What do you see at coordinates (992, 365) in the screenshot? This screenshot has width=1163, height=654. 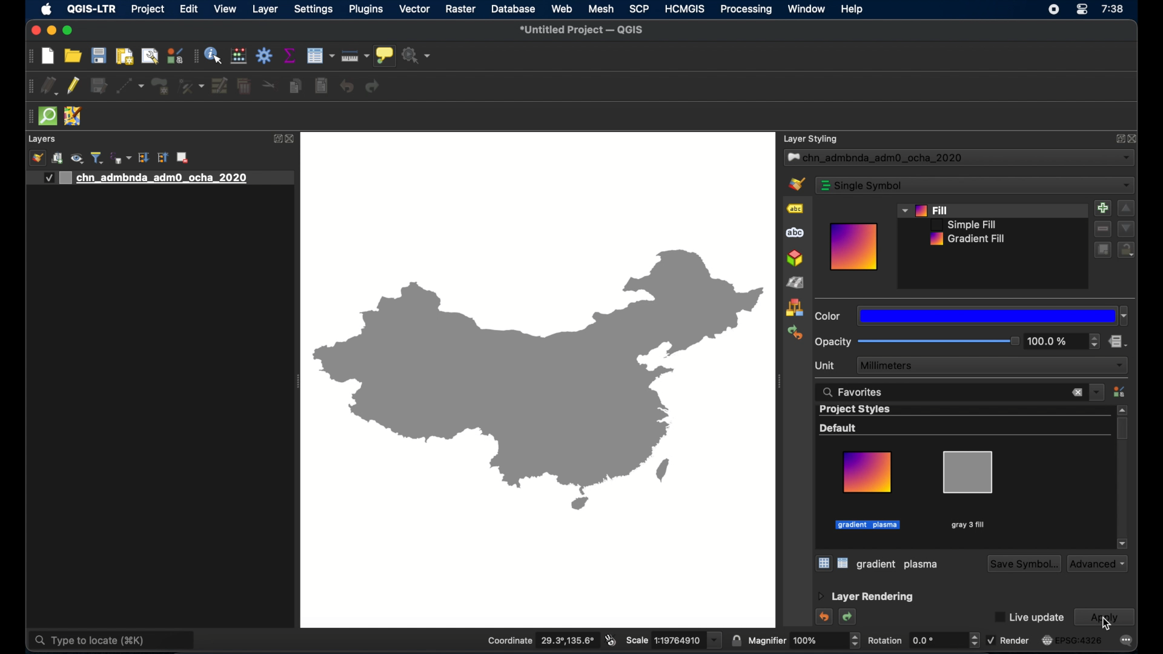 I see `millimeters` at bounding box center [992, 365].